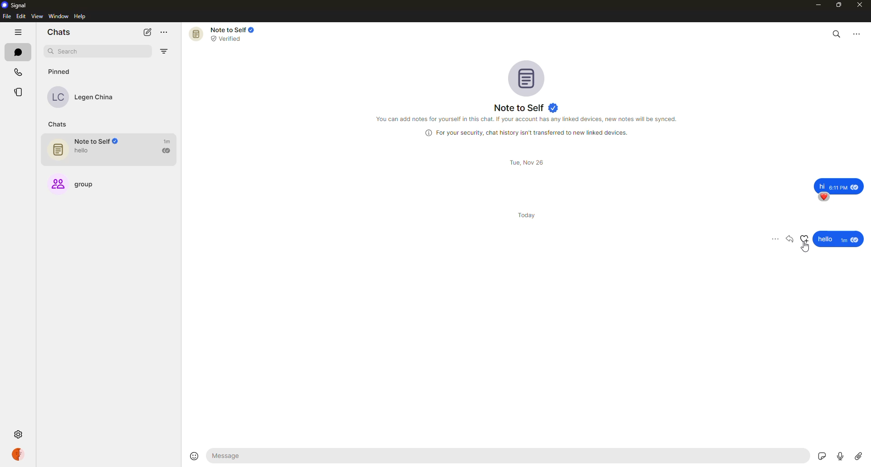 Image resolution: width=871 pixels, height=467 pixels. I want to click on signal, so click(16, 5).